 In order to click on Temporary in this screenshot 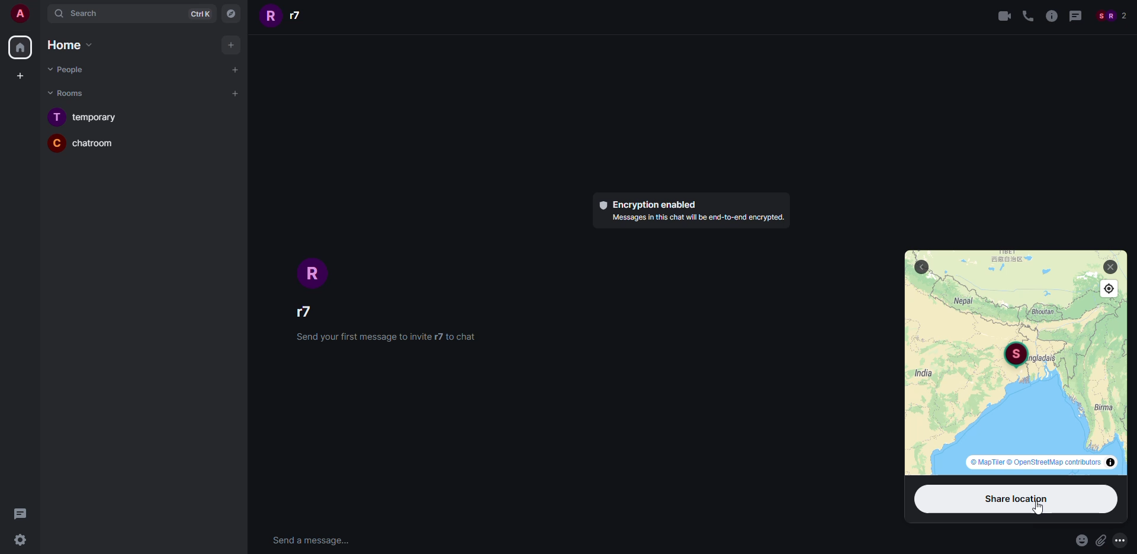, I will do `click(83, 116)`.